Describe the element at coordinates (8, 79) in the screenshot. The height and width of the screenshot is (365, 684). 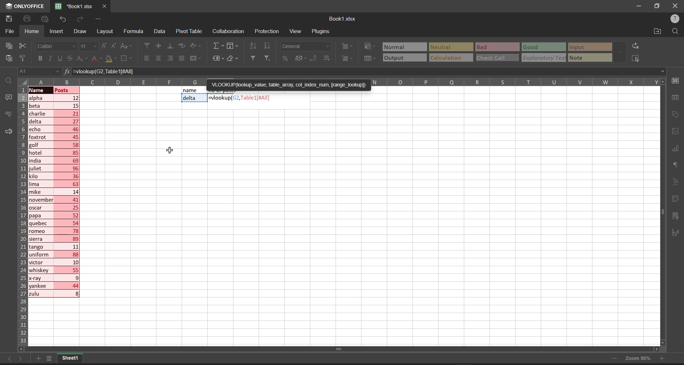
I see `find` at that location.